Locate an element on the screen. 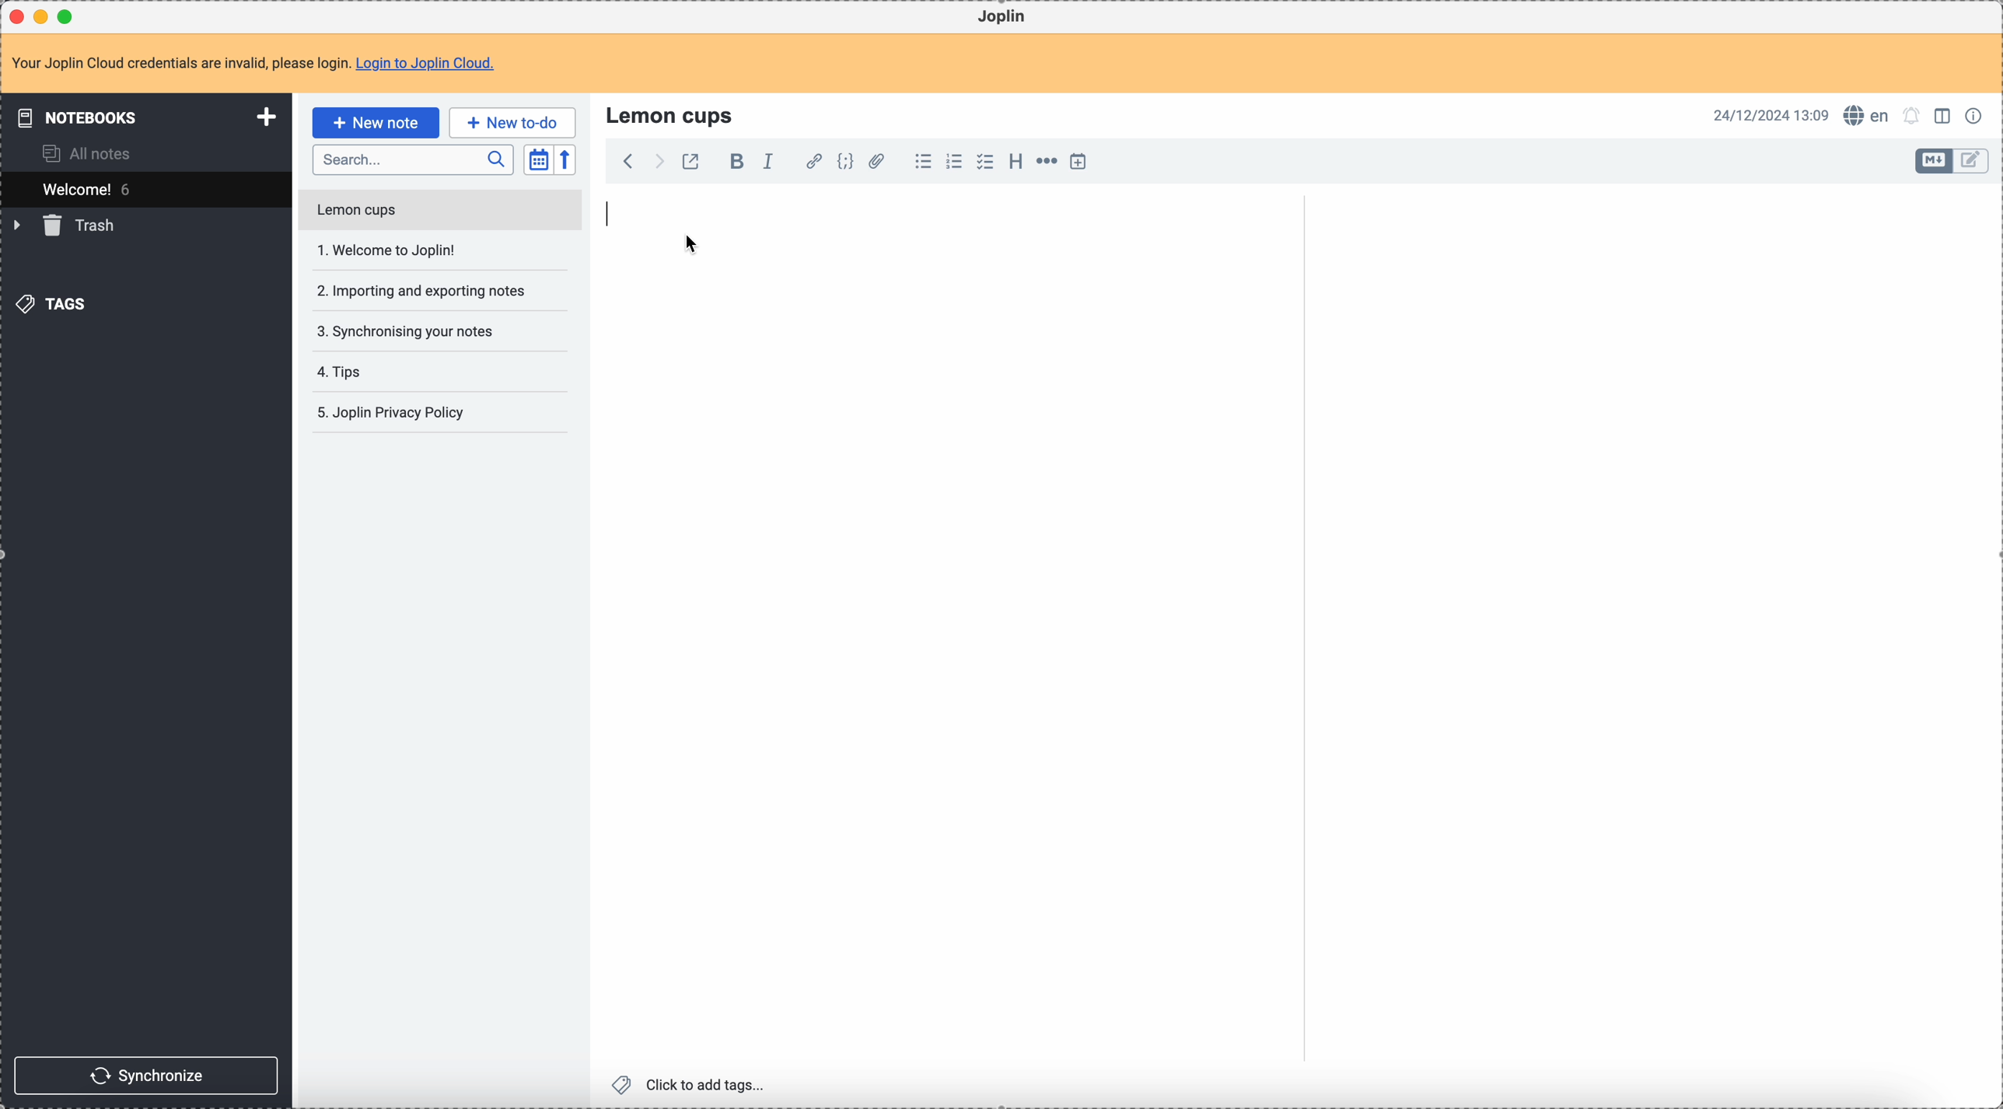  toggle edit layout is located at coordinates (1945, 114).